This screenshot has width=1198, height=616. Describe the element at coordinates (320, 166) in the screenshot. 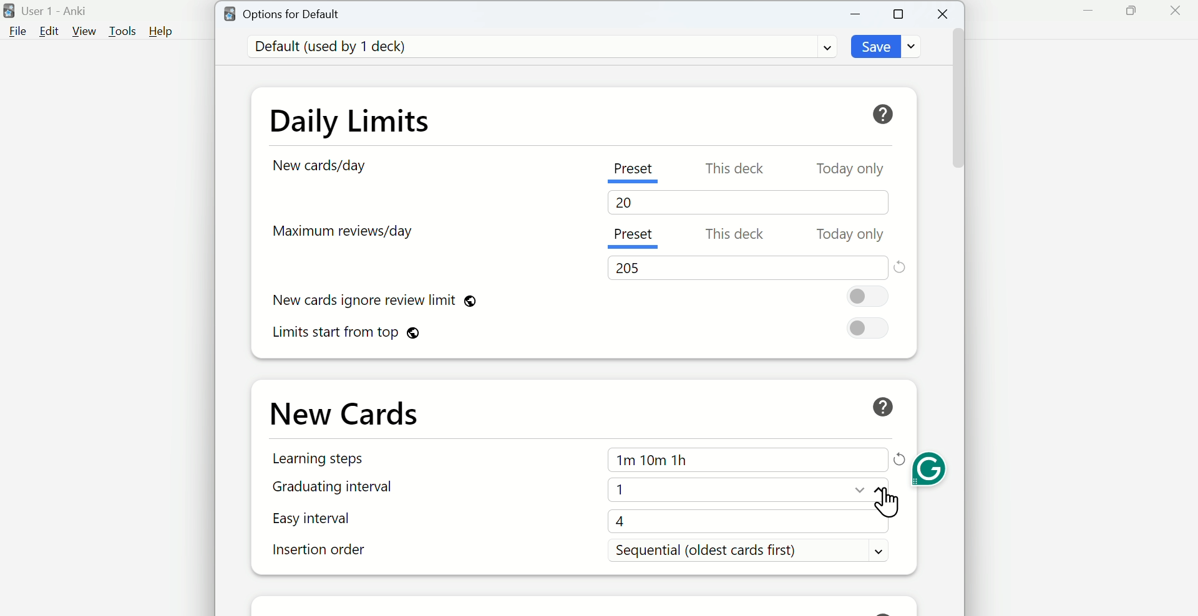

I see `New card/day` at that location.